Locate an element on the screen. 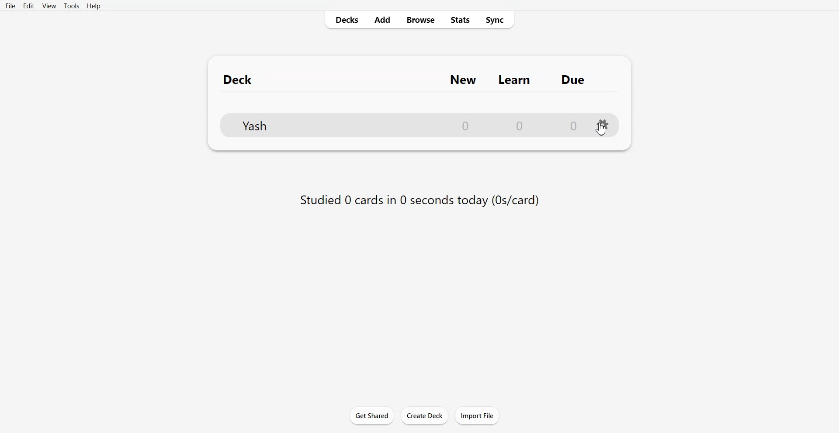 This screenshot has height=433, width=839. Decks is located at coordinates (345, 20).